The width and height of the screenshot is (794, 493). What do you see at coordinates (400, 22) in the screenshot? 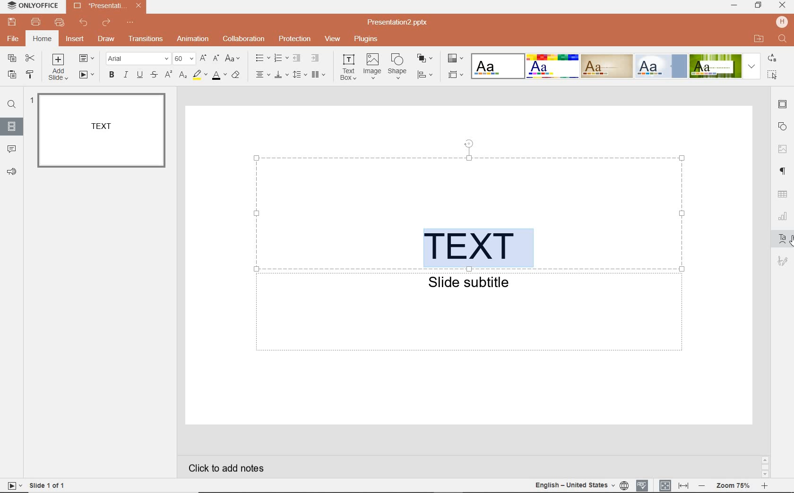
I see `FILE NAME` at bounding box center [400, 22].